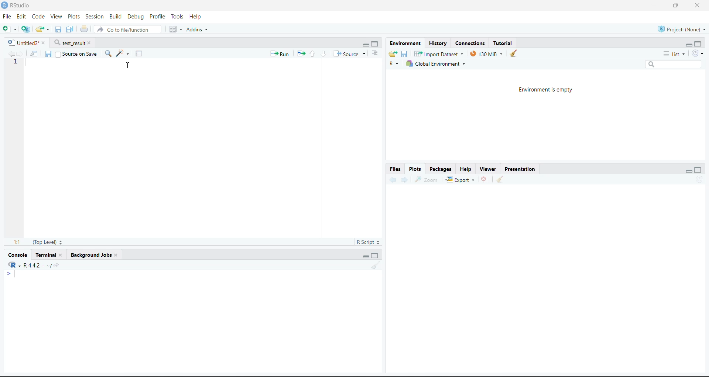 The height and width of the screenshot is (377, 709). What do you see at coordinates (48, 242) in the screenshot?
I see `(Top Level):` at bounding box center [48, 242].